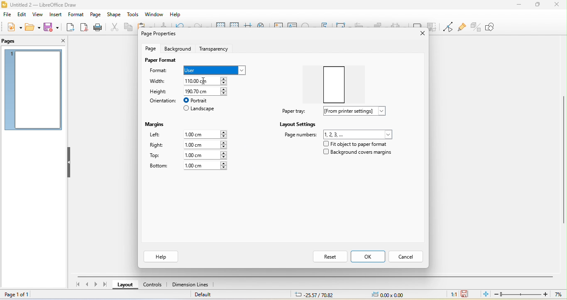 The image size is (567, 300). Describe the element at coordinates (476, 26) in the screenshot. I see `toggle extrusion` at that location.